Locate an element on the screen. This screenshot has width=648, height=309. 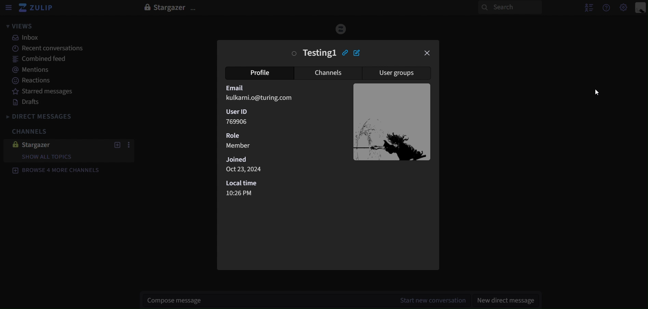
compose message is located at coordinates (174, 301).